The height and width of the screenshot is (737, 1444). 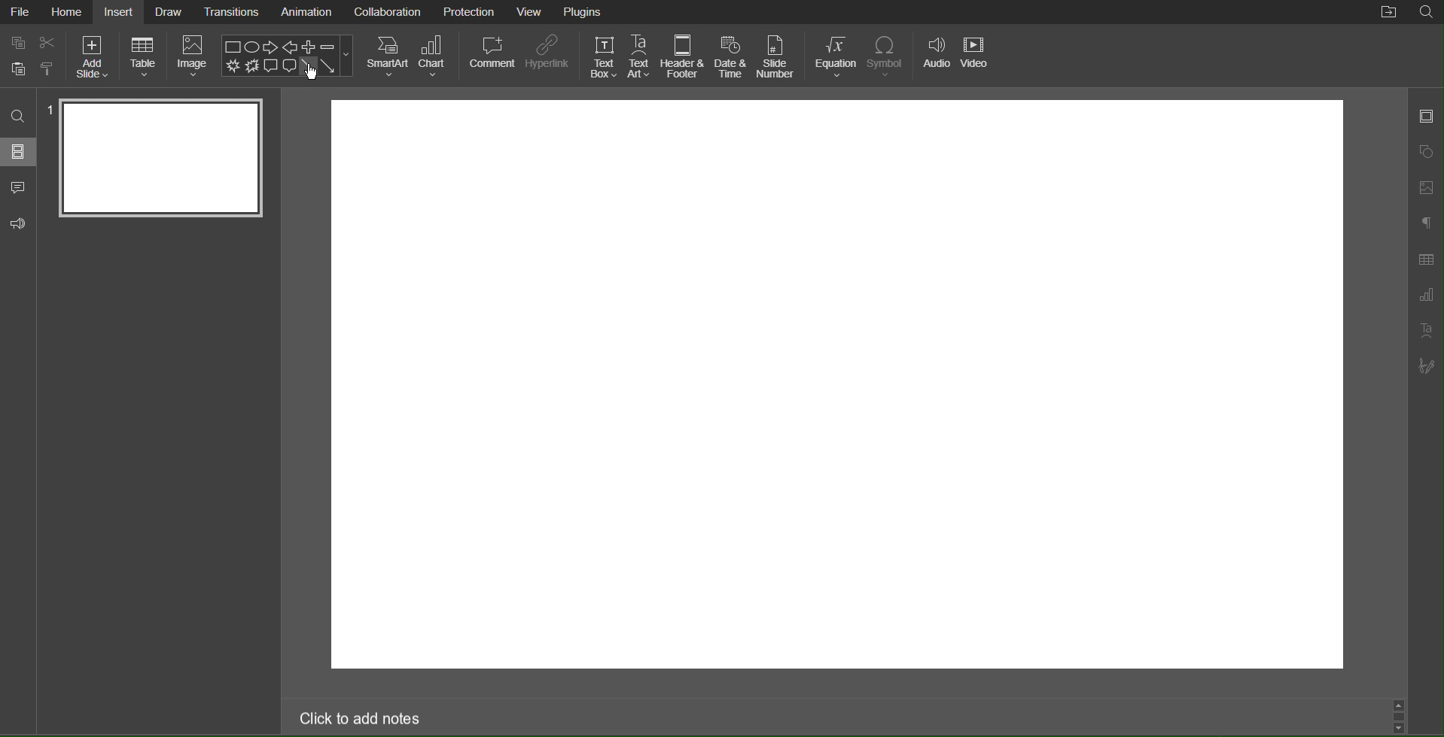 What do you see at coordinates (531, 13) in the screenshot?
I see `View` at bounding box center [531, 13].